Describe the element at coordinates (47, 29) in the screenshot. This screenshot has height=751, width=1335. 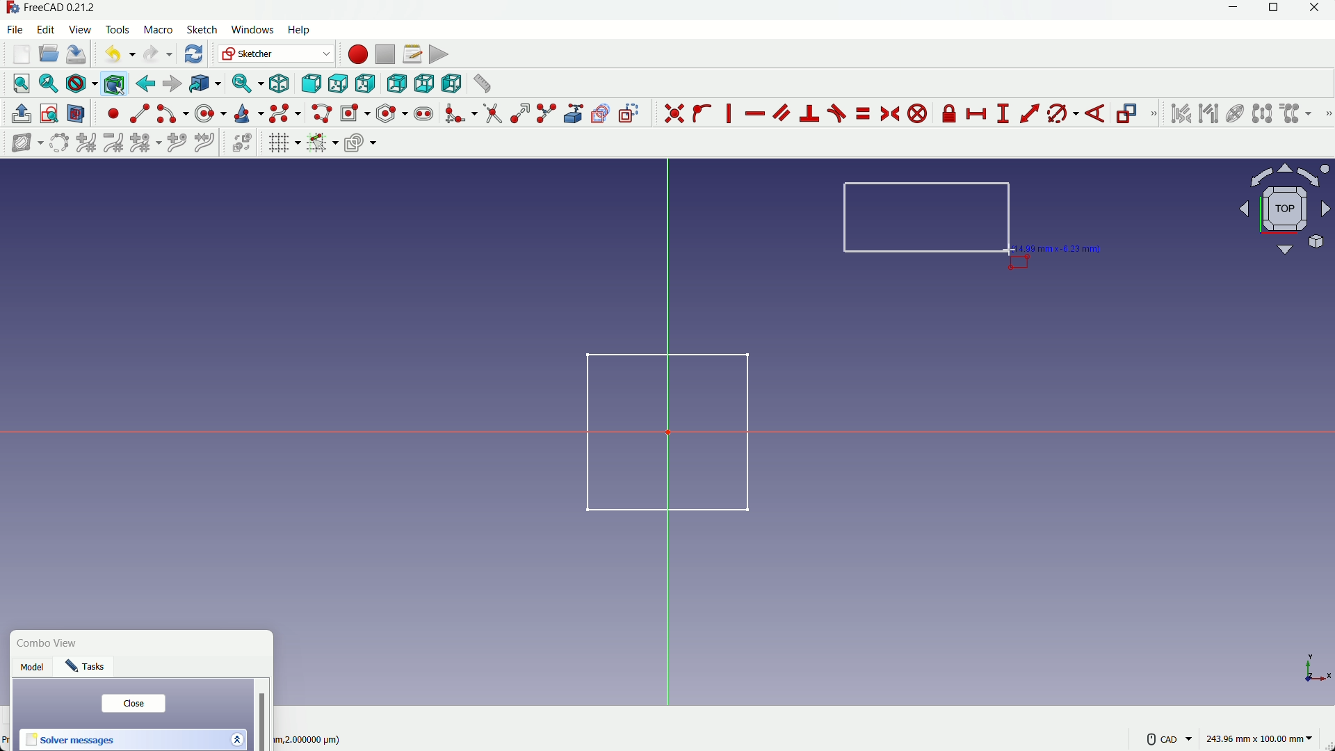
I see `edit menu` at that location.